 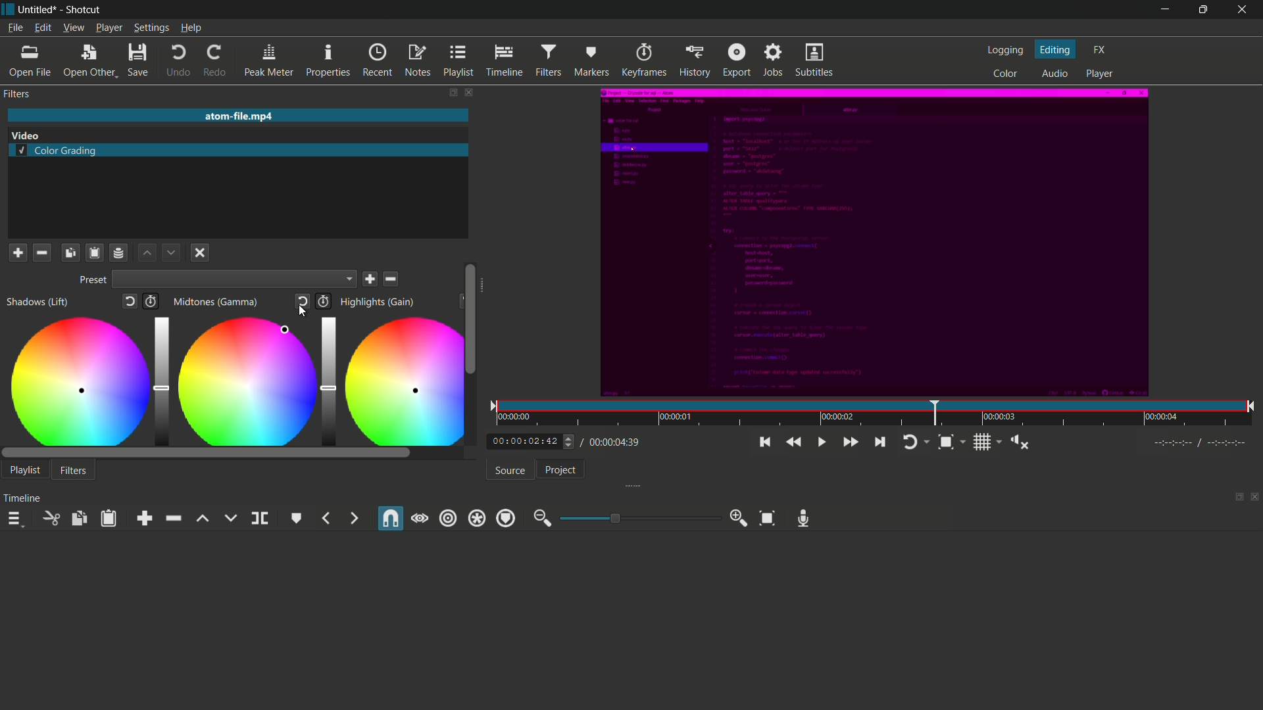 I want to click on edit menu, so click(x=42, y=27).